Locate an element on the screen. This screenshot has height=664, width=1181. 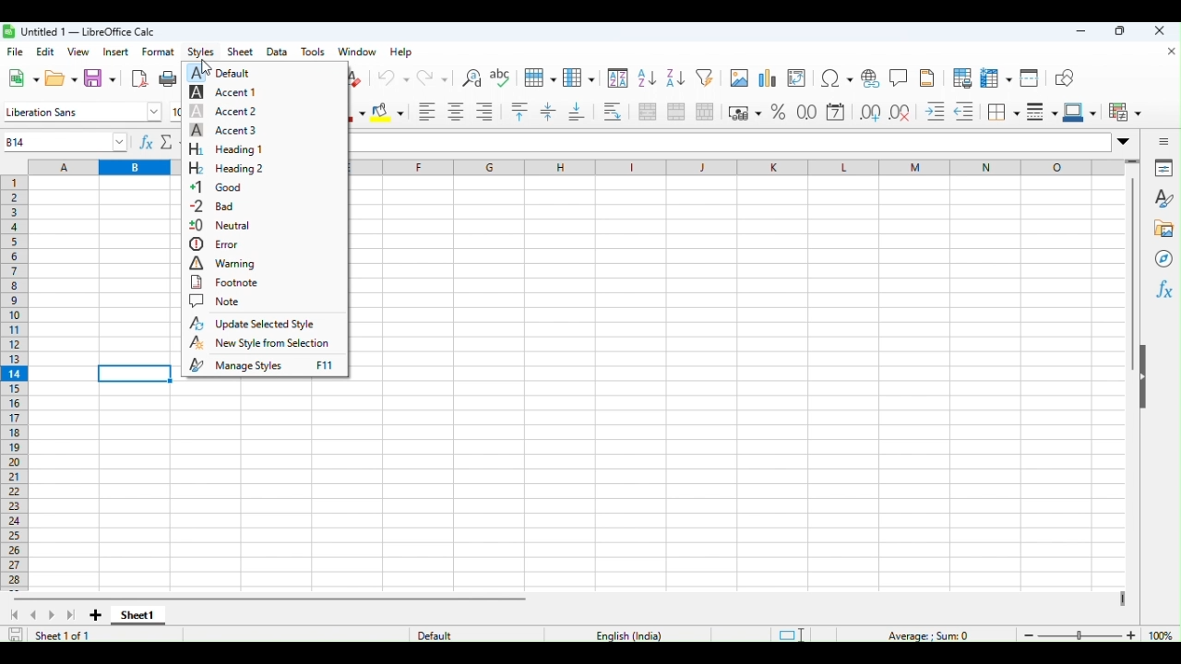
f is located at coordinates (423, 167).